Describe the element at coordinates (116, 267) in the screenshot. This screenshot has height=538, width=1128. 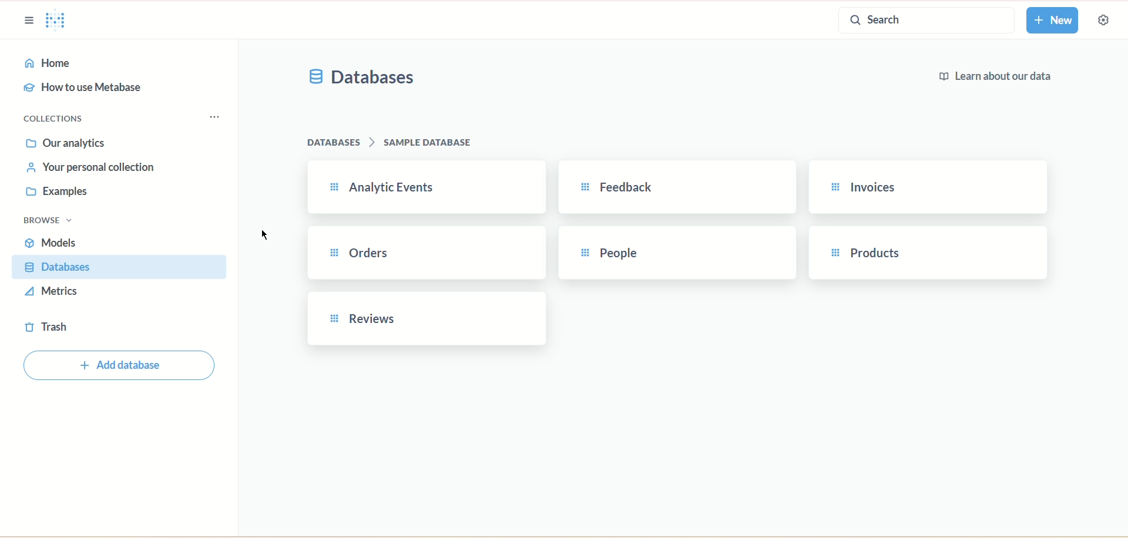
I see `database` at that location.